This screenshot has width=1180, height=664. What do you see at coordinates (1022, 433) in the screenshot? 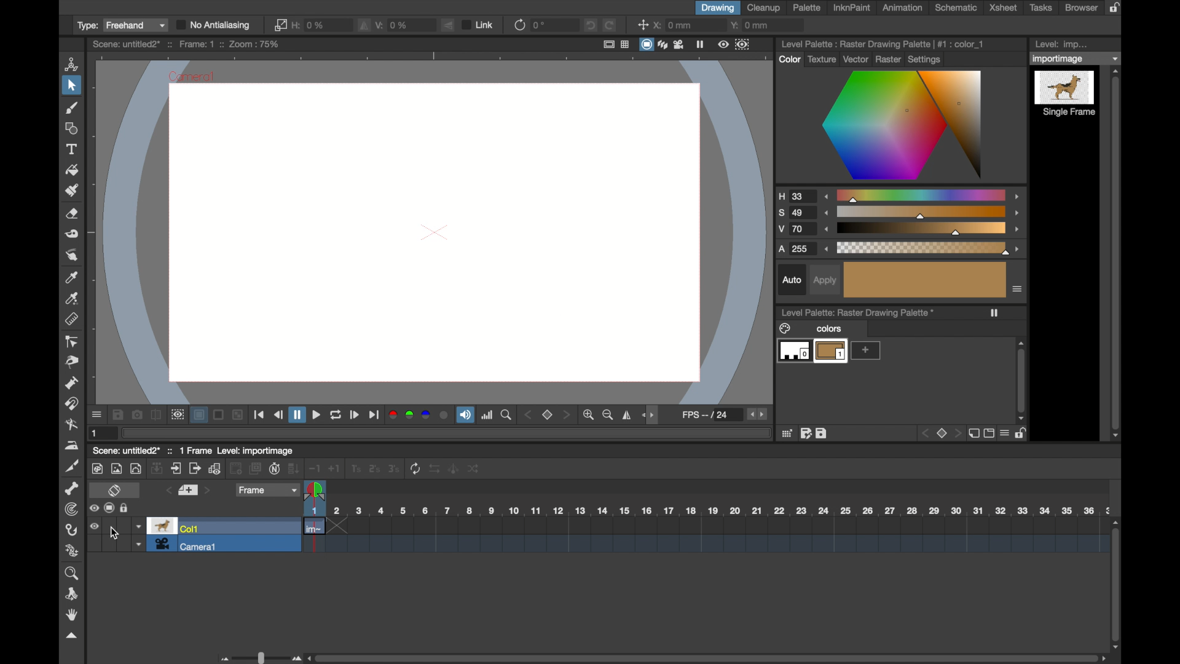
I see `unlock` at bounding box center [1022, 433].